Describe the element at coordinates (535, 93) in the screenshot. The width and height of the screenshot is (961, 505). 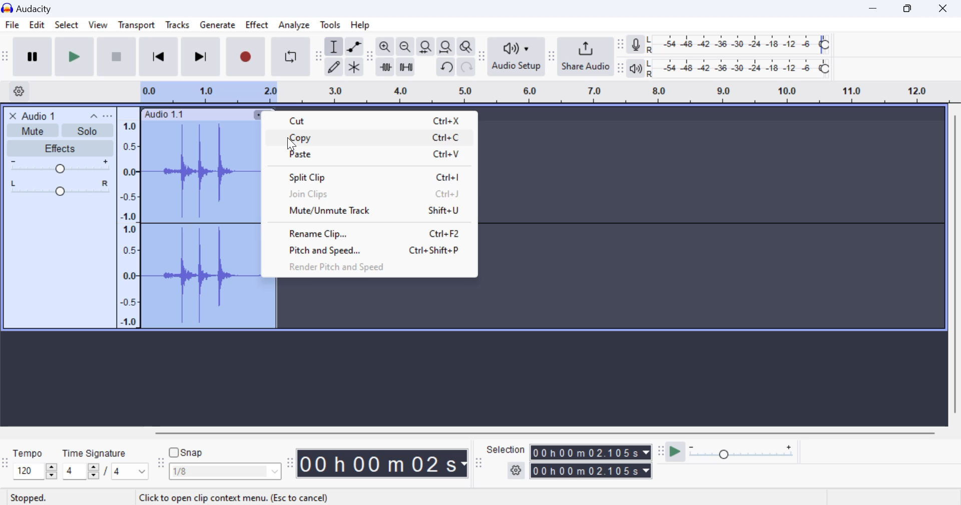
I see `Clip Timeline` at that location.